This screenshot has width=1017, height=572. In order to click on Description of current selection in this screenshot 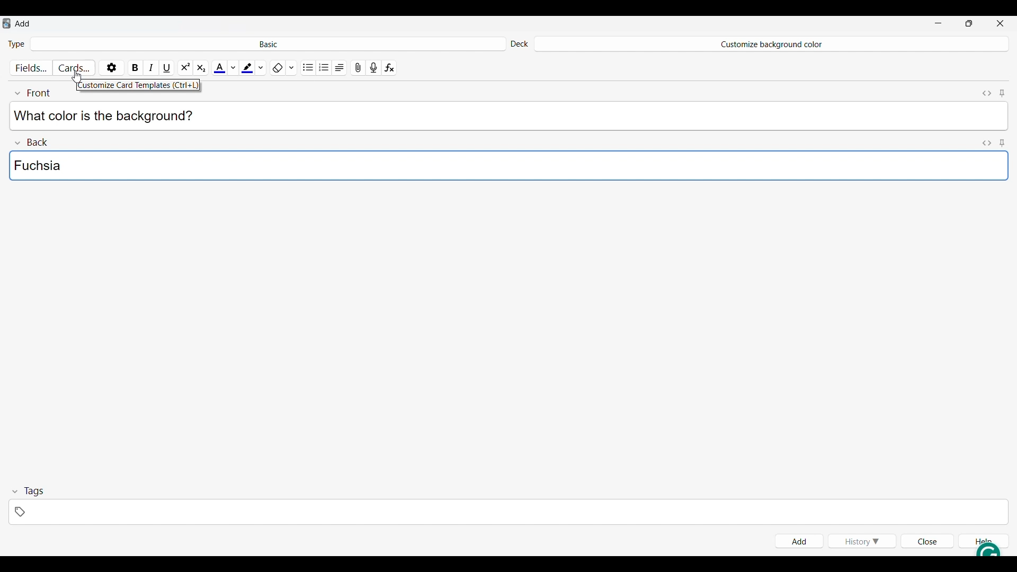, I will do `click(138, 87)`.